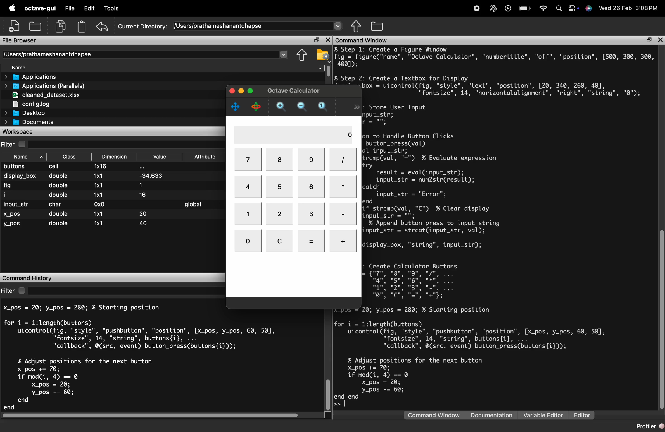 This screenshot has height=432, width=665. What do you see at coordinates (343, 186) in the screenshot?
I see `*` at bounding box center [343, 186].